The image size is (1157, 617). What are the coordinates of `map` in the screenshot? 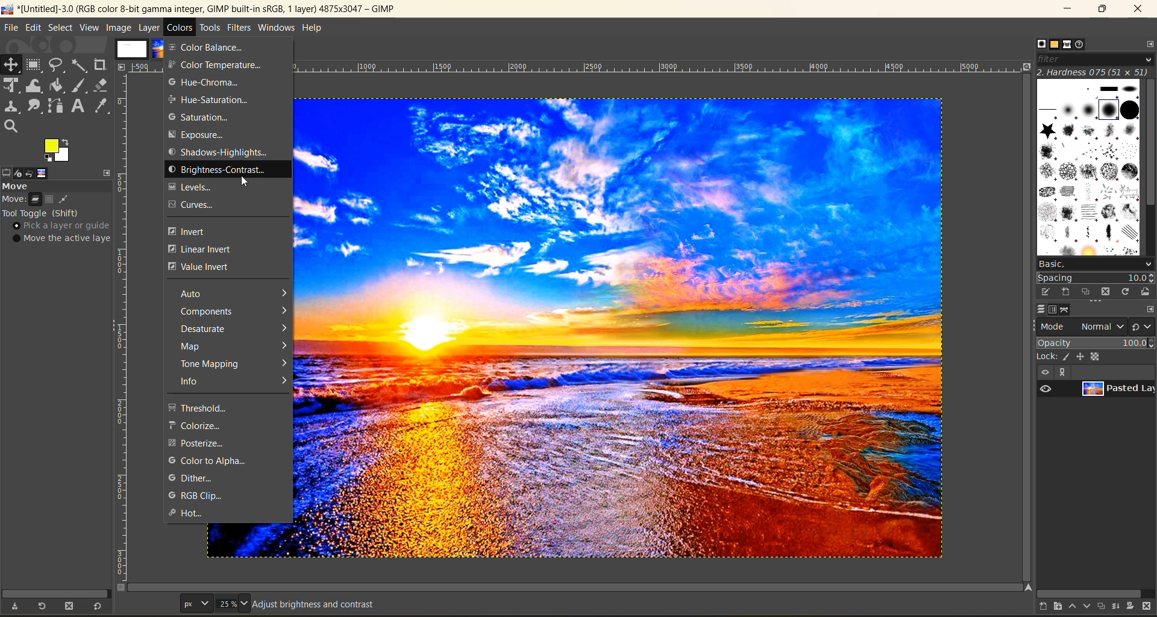 It's located at (235, 345).